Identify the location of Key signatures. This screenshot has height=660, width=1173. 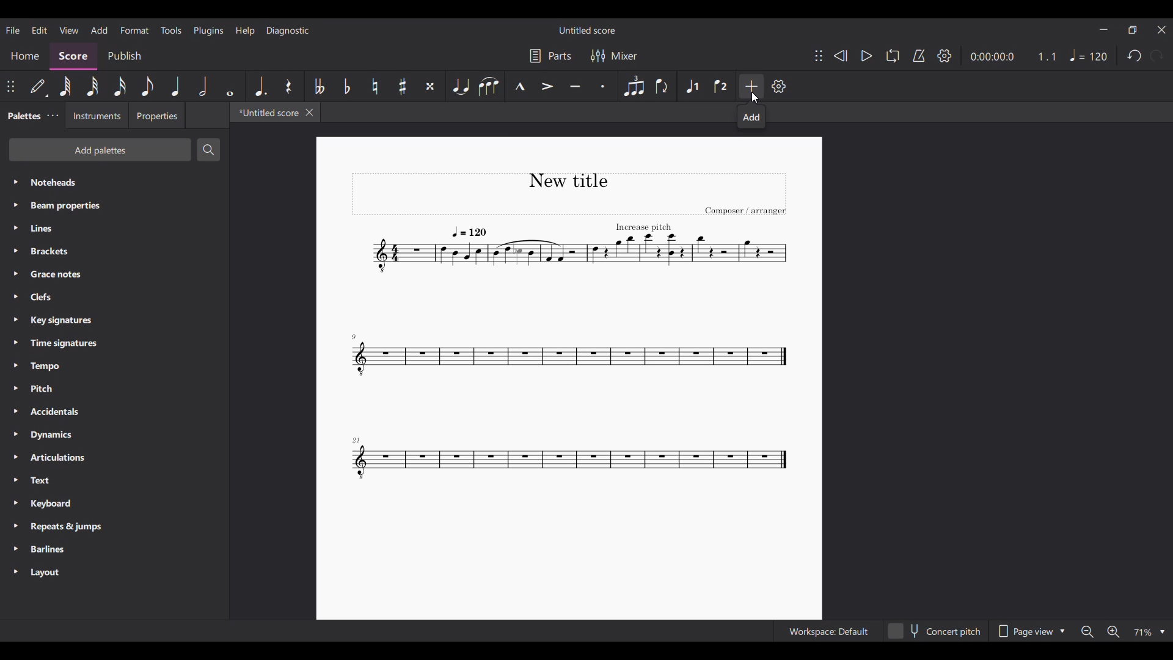
(114, 321).